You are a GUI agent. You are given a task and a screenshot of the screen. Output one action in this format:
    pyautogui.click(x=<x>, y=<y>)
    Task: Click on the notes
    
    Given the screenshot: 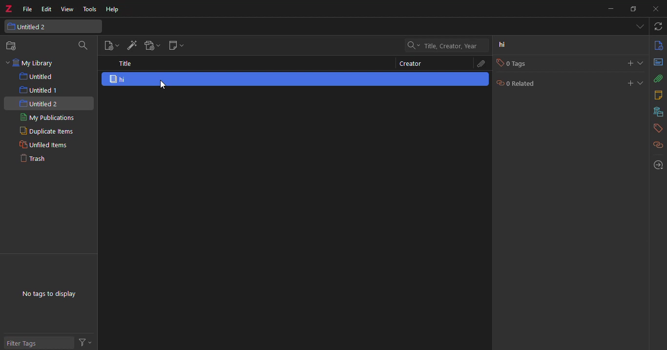 What is the action you would take?
    pyautogui.click(x=659, y=95)
    